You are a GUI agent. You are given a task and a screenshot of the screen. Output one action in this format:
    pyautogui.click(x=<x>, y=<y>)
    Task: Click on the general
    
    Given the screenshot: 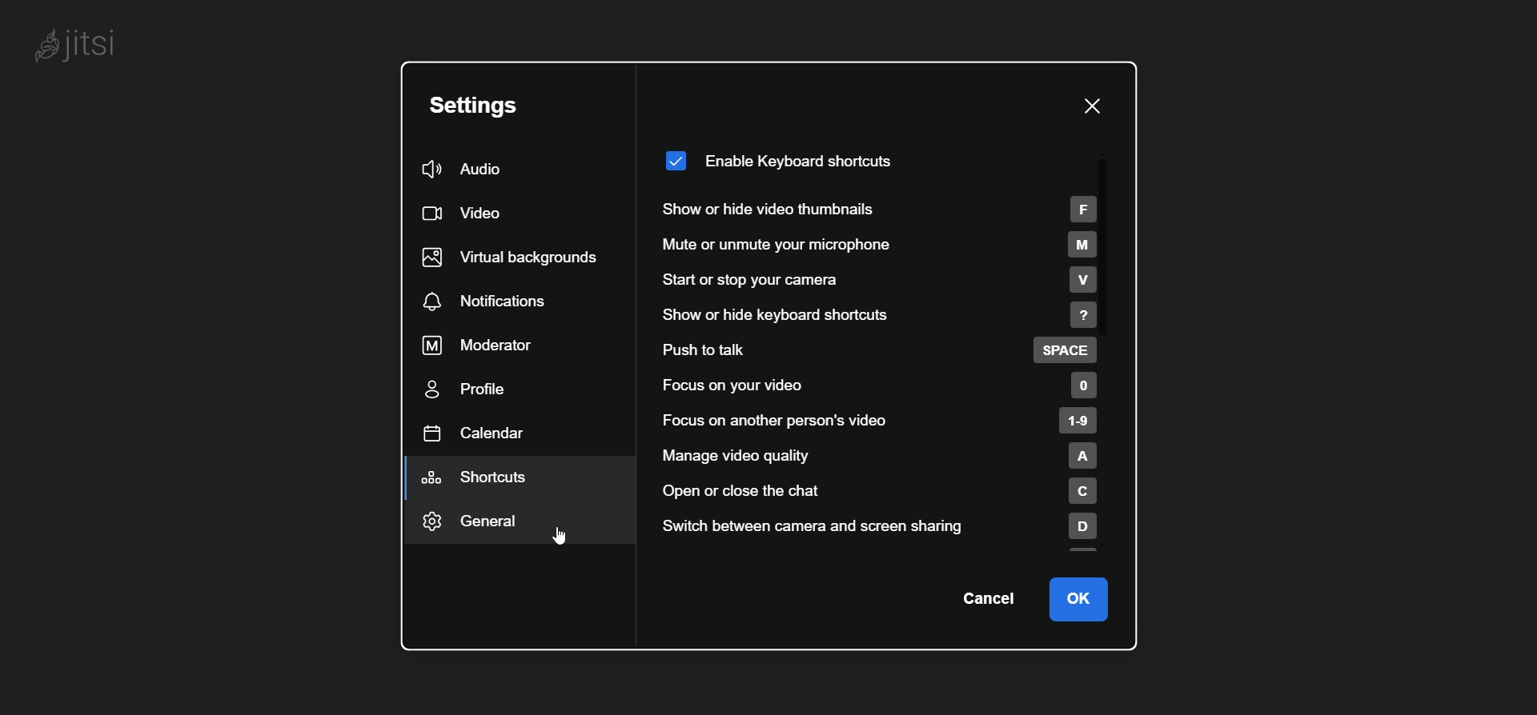 What is the action you would take?
    pyautogui.click(x=491, y=525)
    